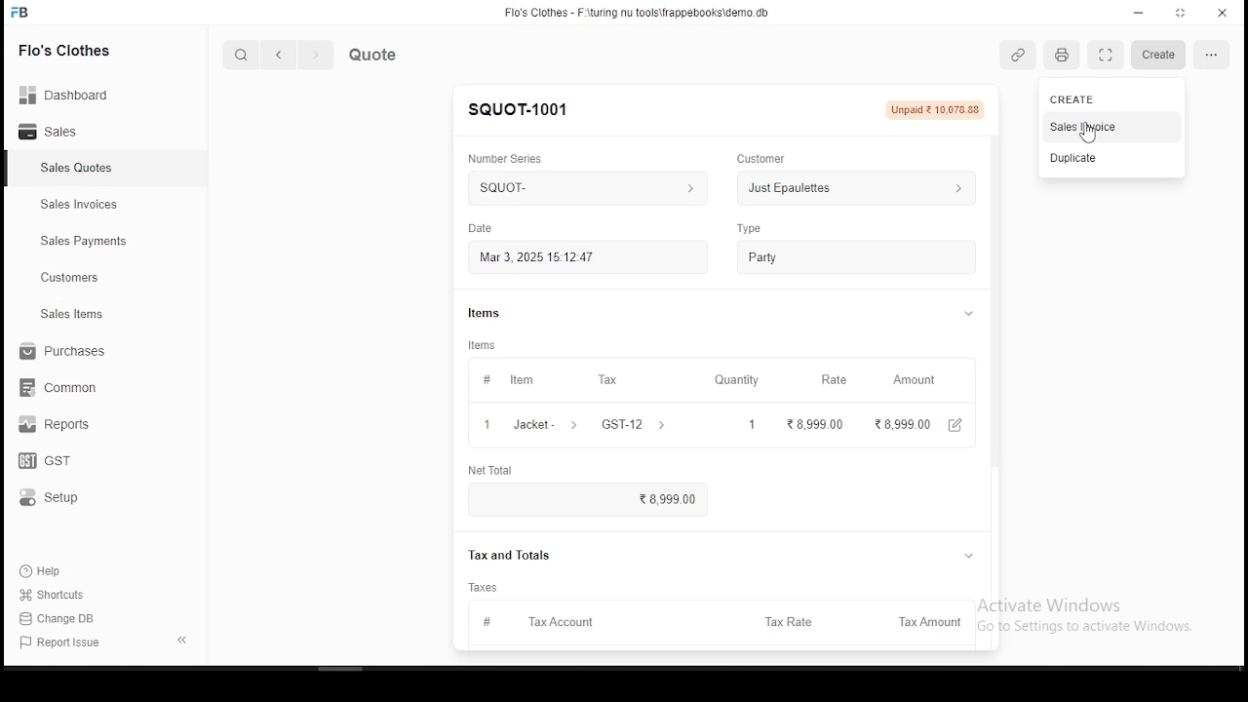 This screenshot has height=702, width=1248. I want to click on tax, so click(609, 378).